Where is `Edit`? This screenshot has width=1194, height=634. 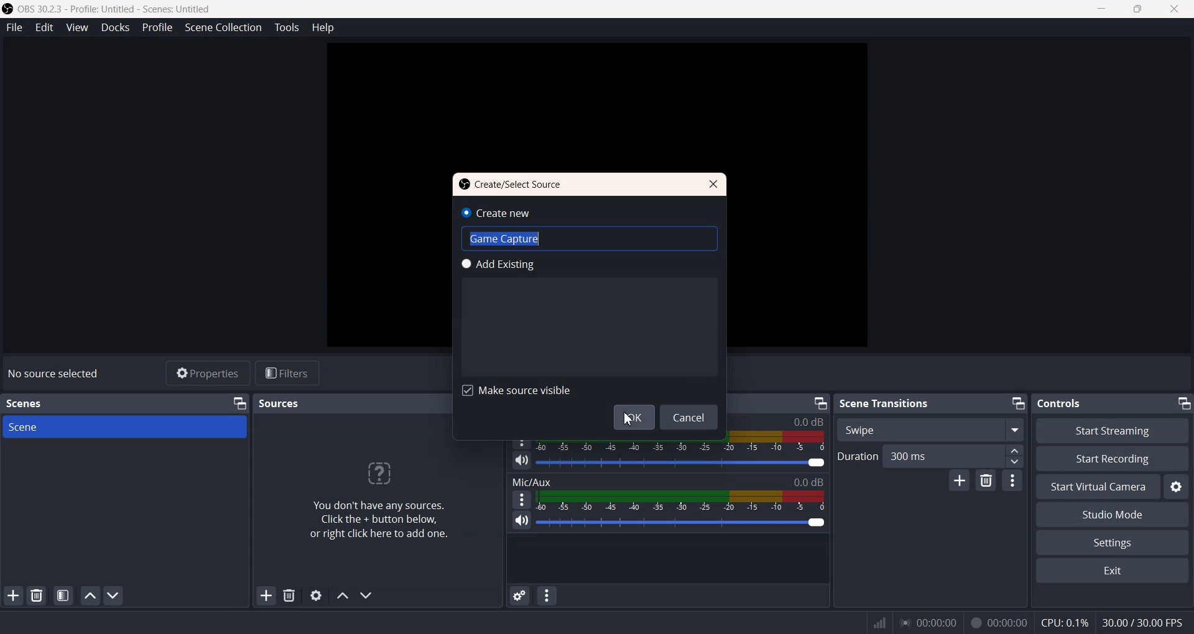 Edit is located at coordinates (45, 27).